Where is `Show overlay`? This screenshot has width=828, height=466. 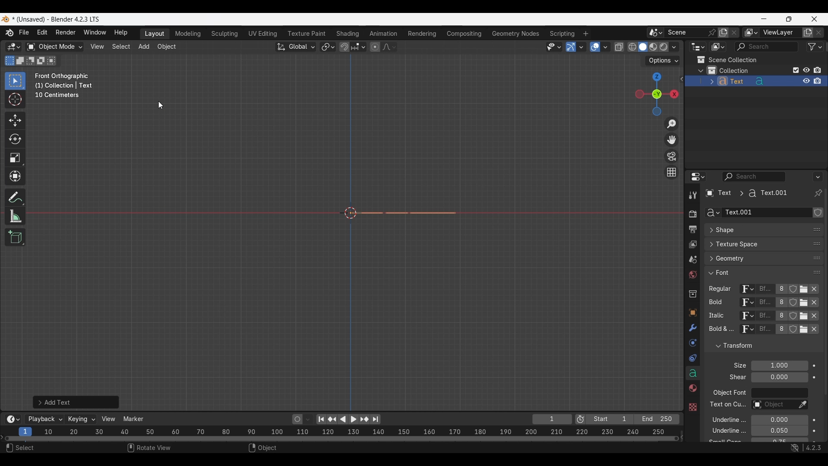 Show overlay is located at coordinates (595, 47).